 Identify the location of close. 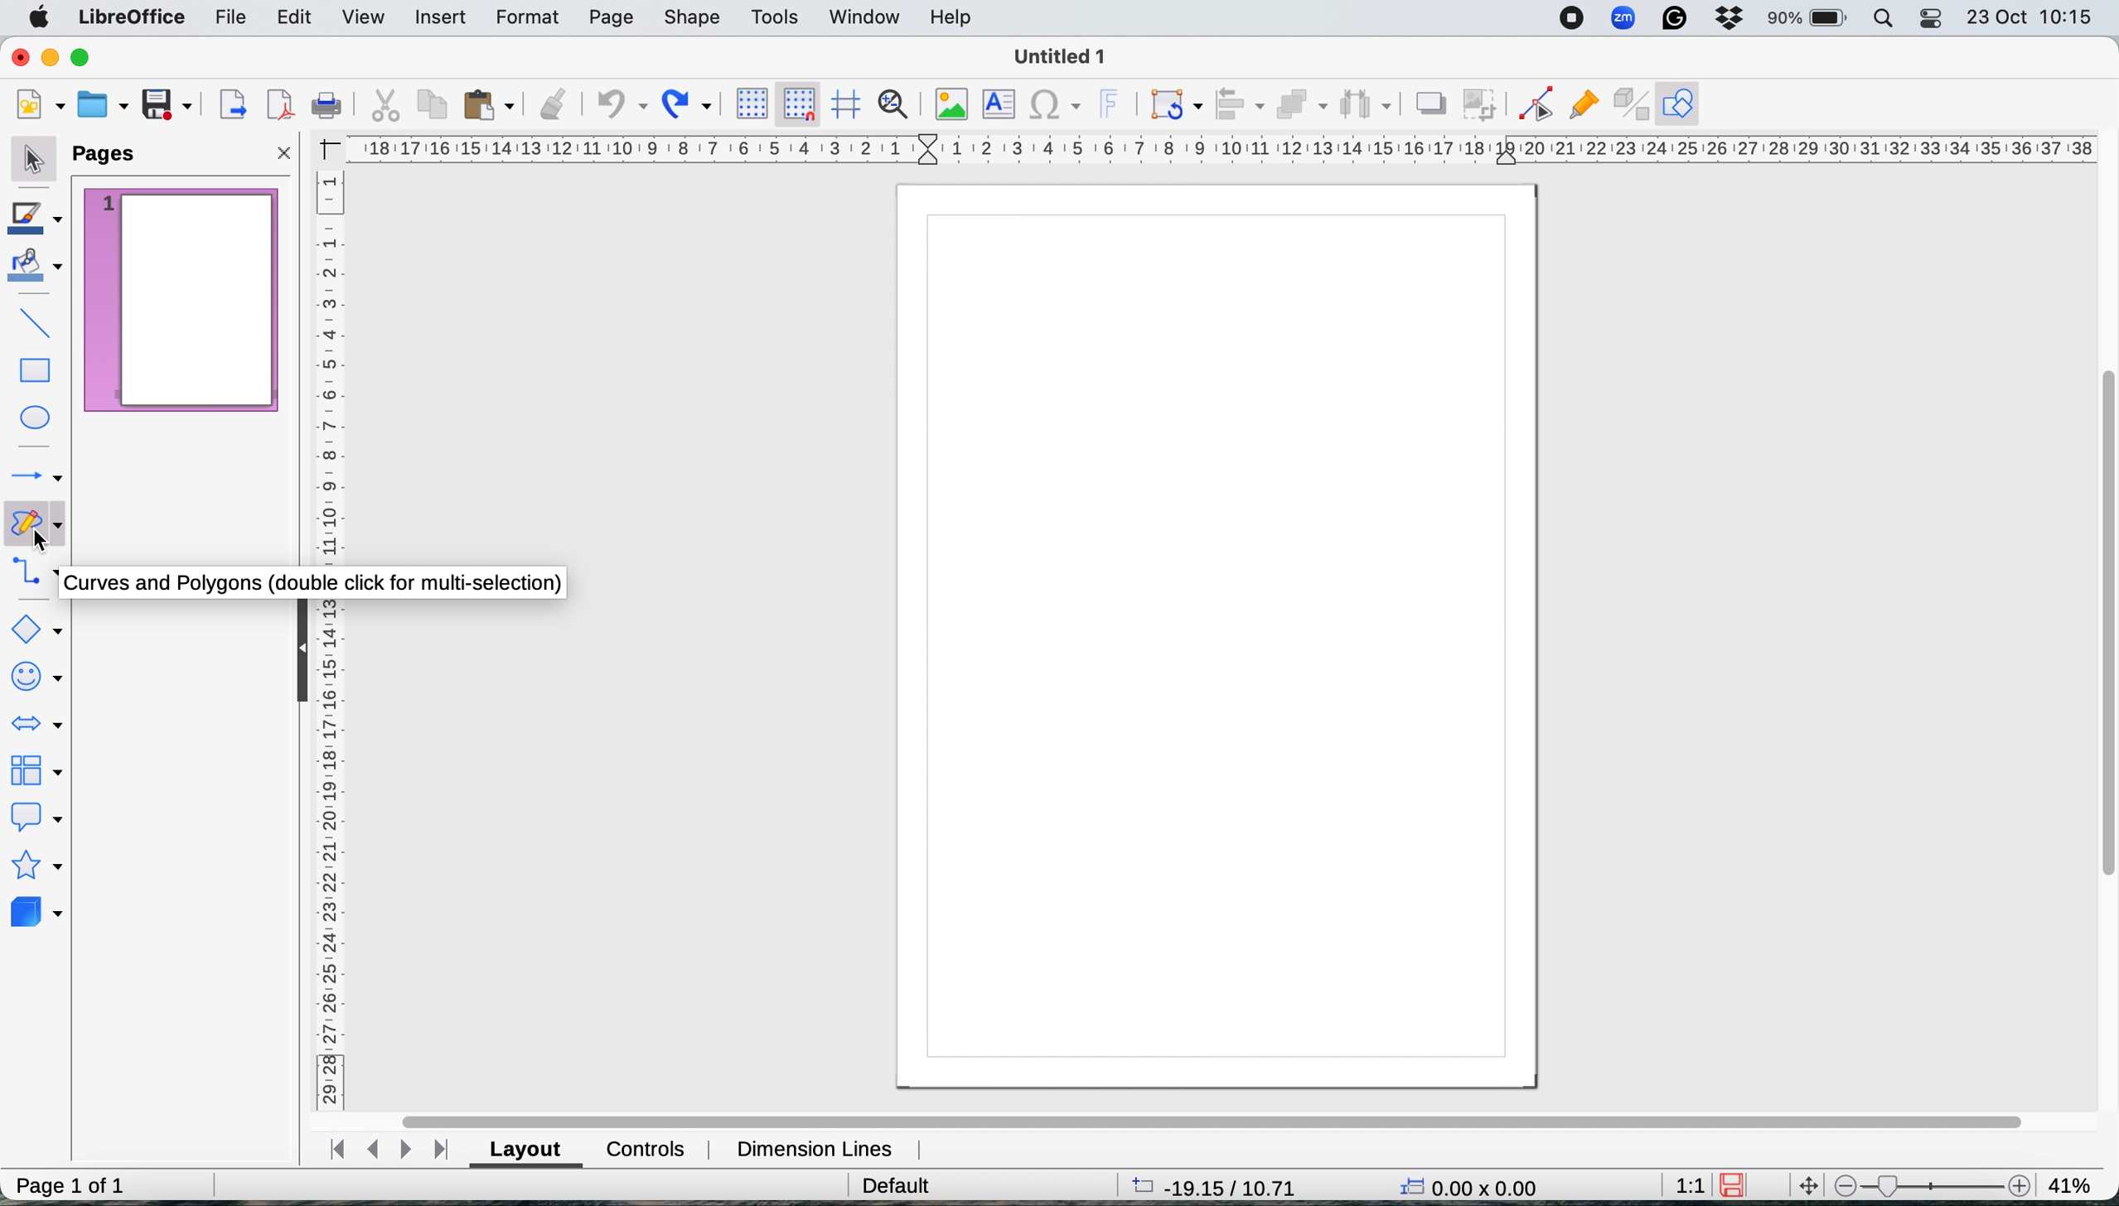
(285, 155).